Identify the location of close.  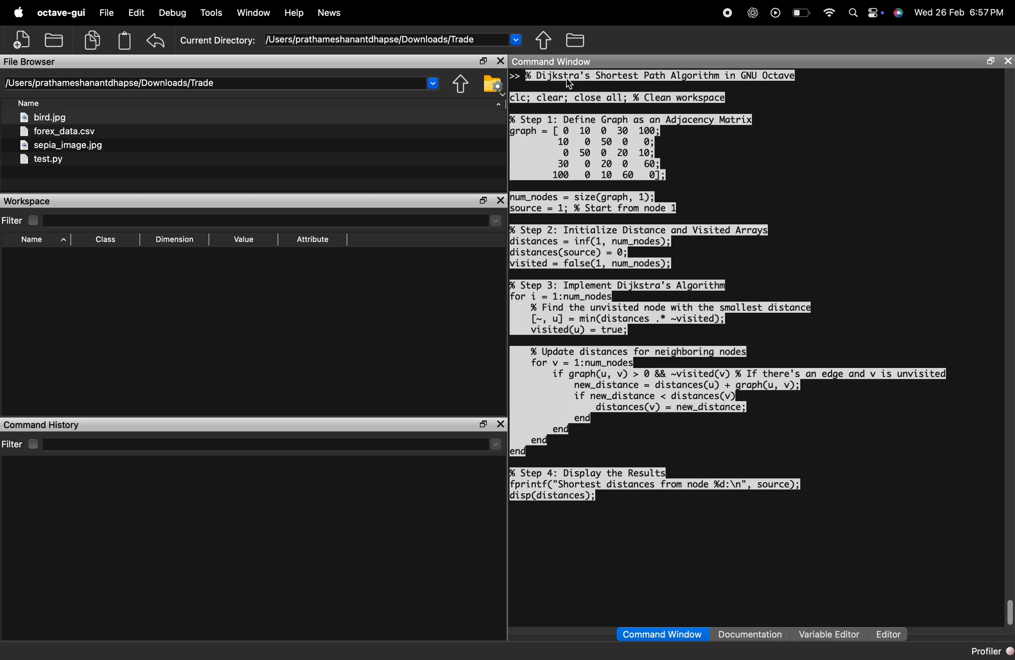
(499, 61).